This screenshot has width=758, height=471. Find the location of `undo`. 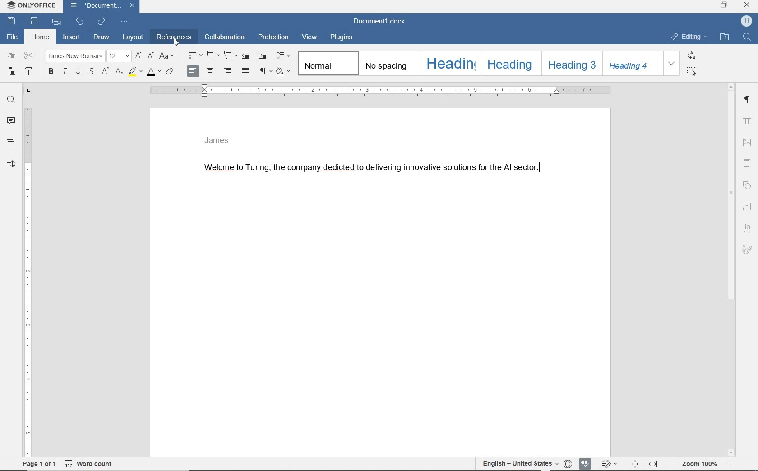

undo is located at coordinates (79, 22).